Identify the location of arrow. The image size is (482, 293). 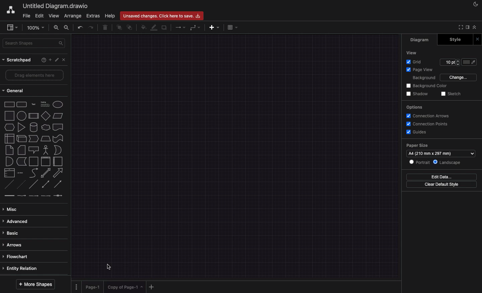
(58, 173).